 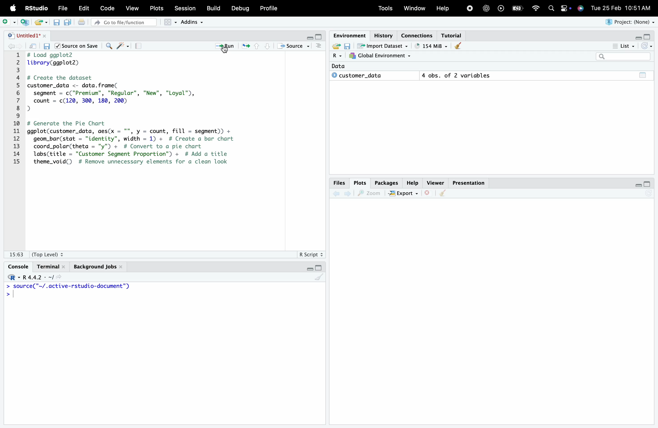 I want to click on Source ~/.active-rstudadio-aocumenc ), so click(x=73, y=289).